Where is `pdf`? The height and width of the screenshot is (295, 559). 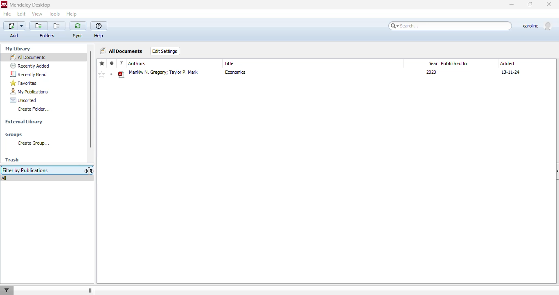
pdf is located at coordinates (122, 75).